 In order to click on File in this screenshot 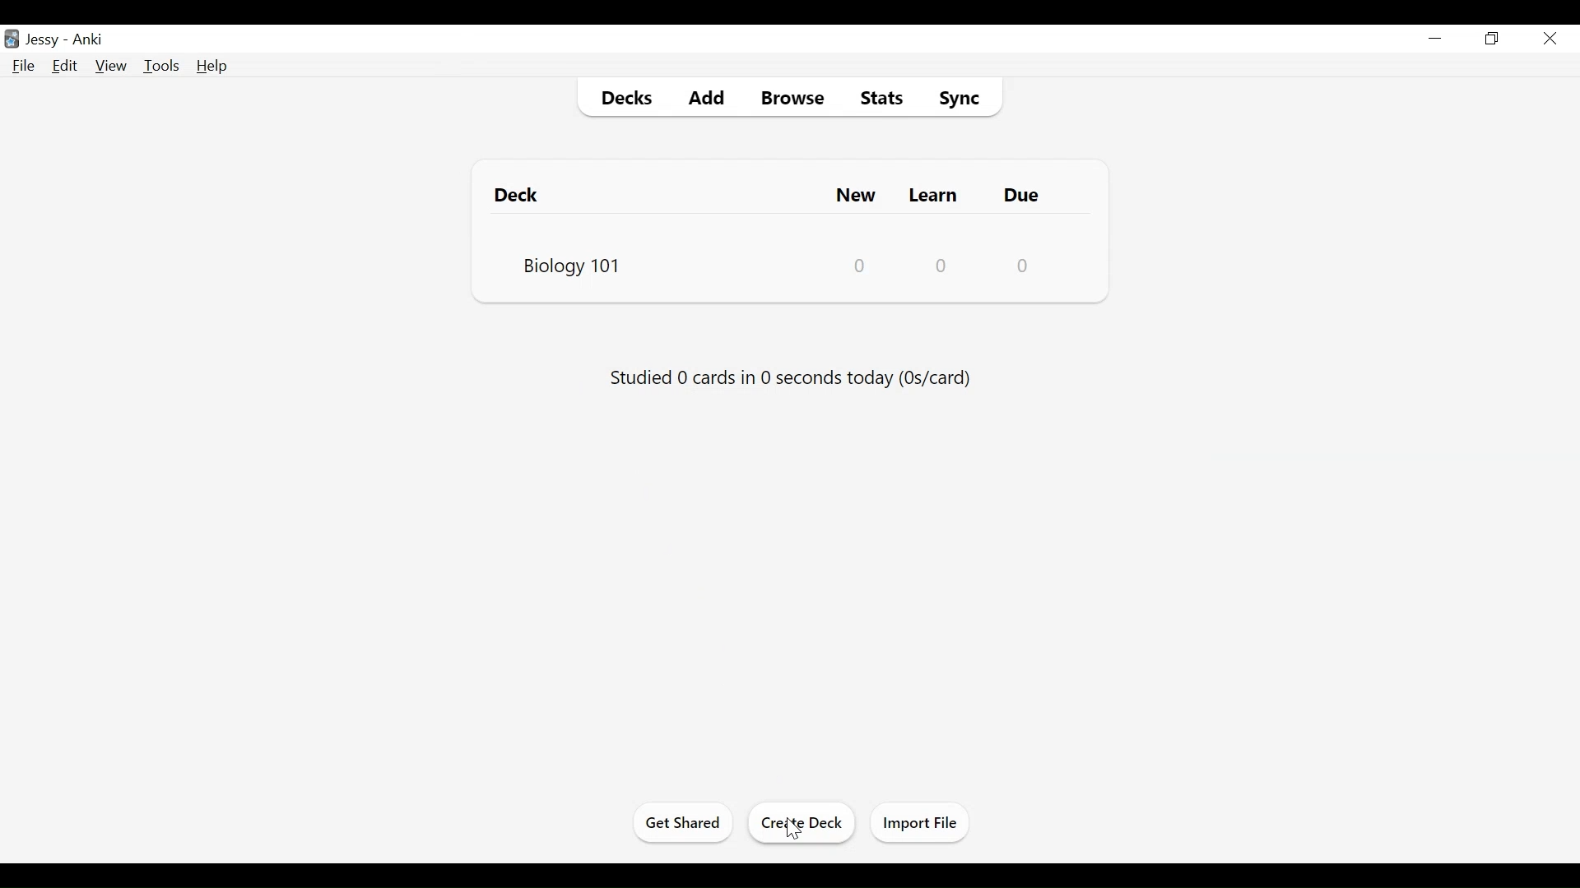, I will do `click(26, 66)`.